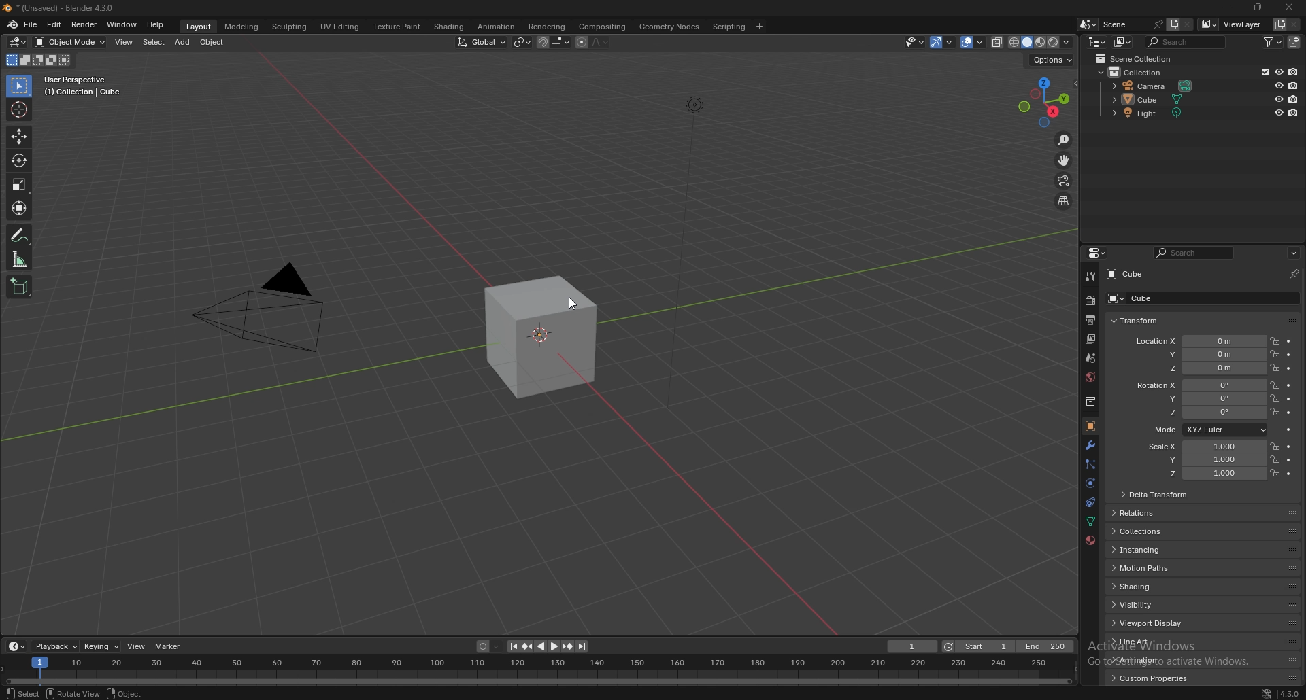 The image size is (1306, 700). Describe the element at coordinates (1289, 342) in the screenshot. I see `animate property` at that location.